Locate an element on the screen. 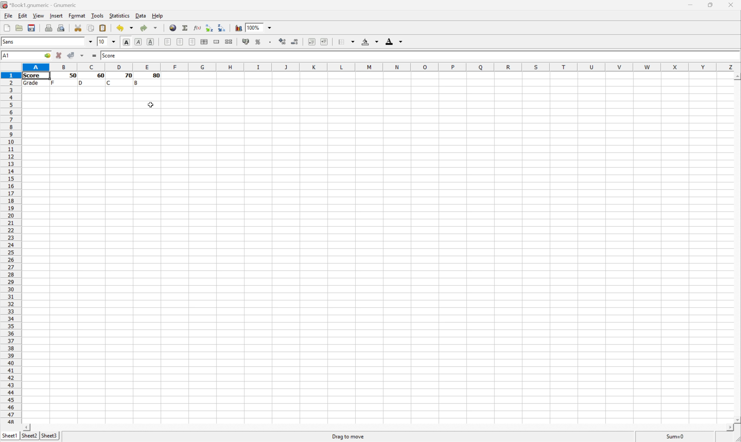  Format the selection as accounting is located at coordinates (243, 43).